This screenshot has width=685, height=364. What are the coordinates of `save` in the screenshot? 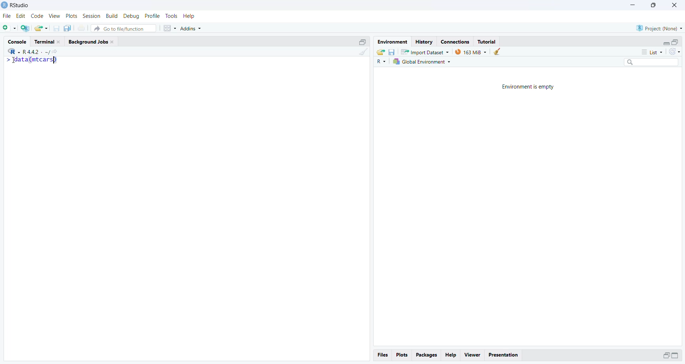 It's located at (392, 52).